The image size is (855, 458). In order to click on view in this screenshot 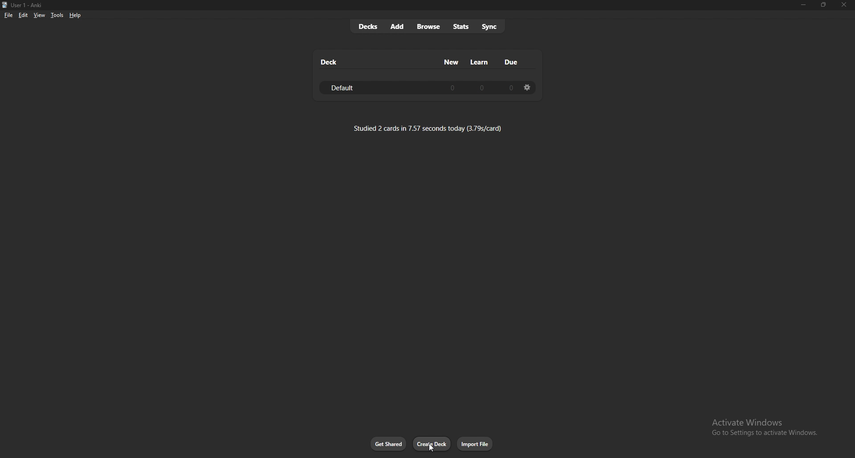, I will do `click(39, 15)`.